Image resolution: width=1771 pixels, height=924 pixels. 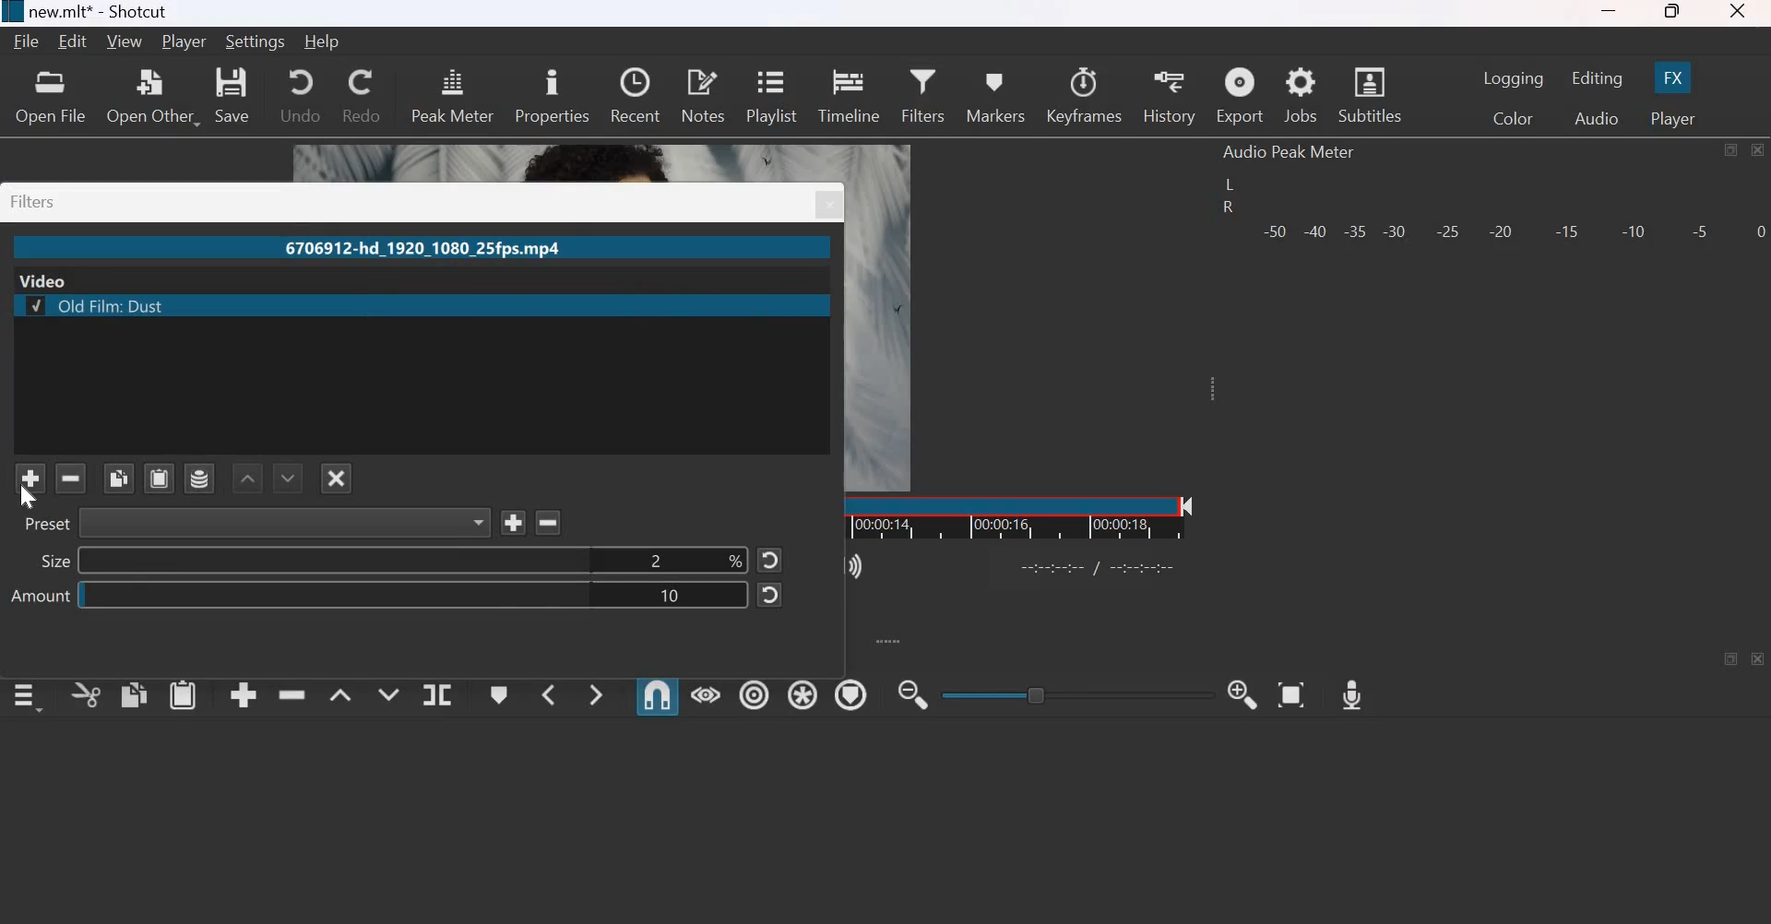 I want to click on Playlist, so click(x=773, y=95).